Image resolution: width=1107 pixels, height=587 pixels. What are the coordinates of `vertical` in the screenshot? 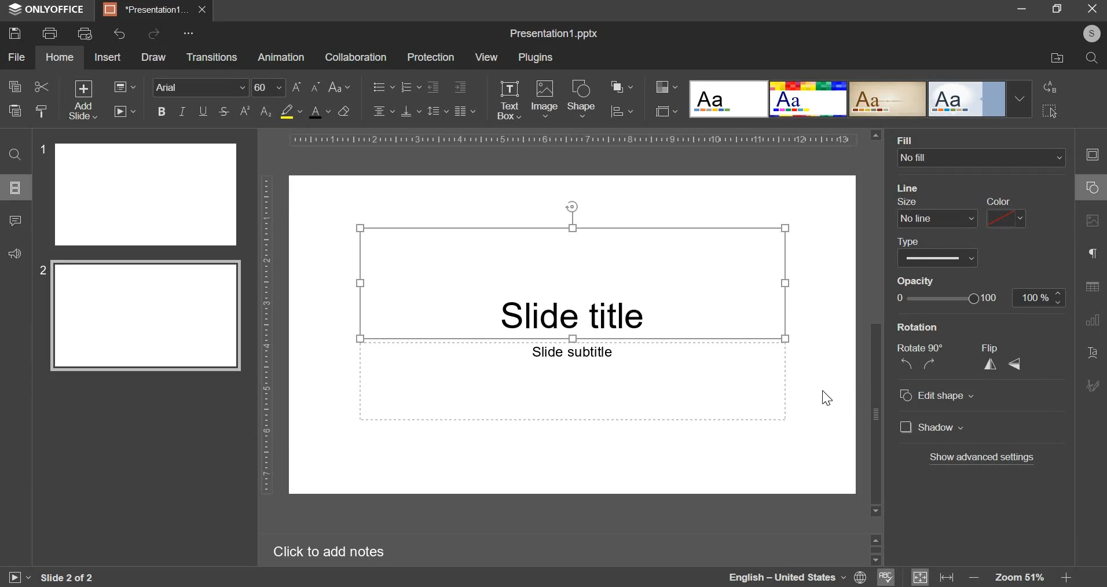 It's located at (993, 363).